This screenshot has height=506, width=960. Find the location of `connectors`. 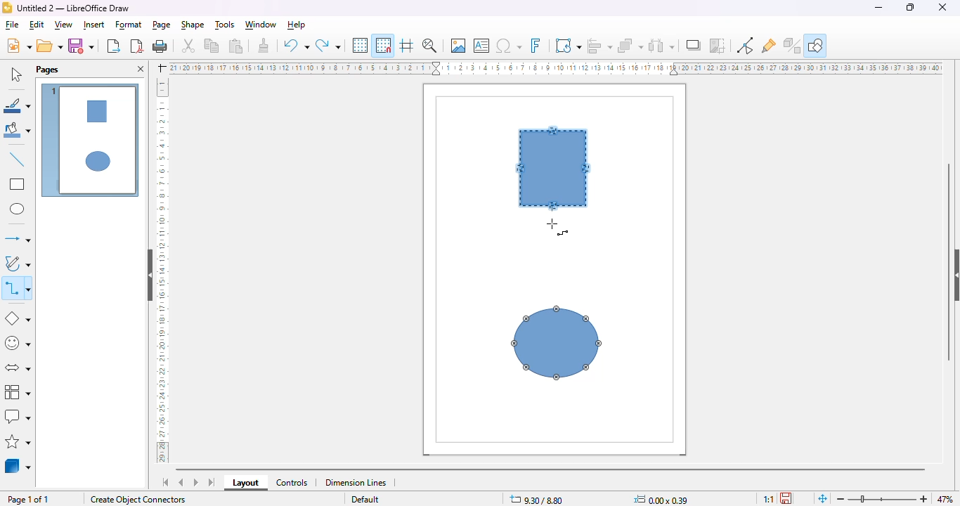

connectors is located at coordinates (18, 287).